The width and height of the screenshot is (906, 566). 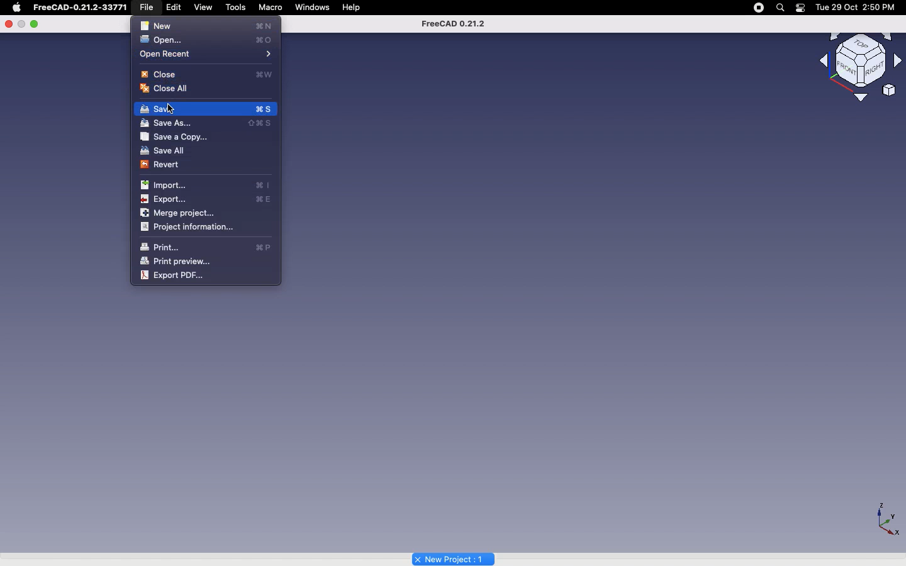 I want to click on Merge project, so click(x=181, y=213).